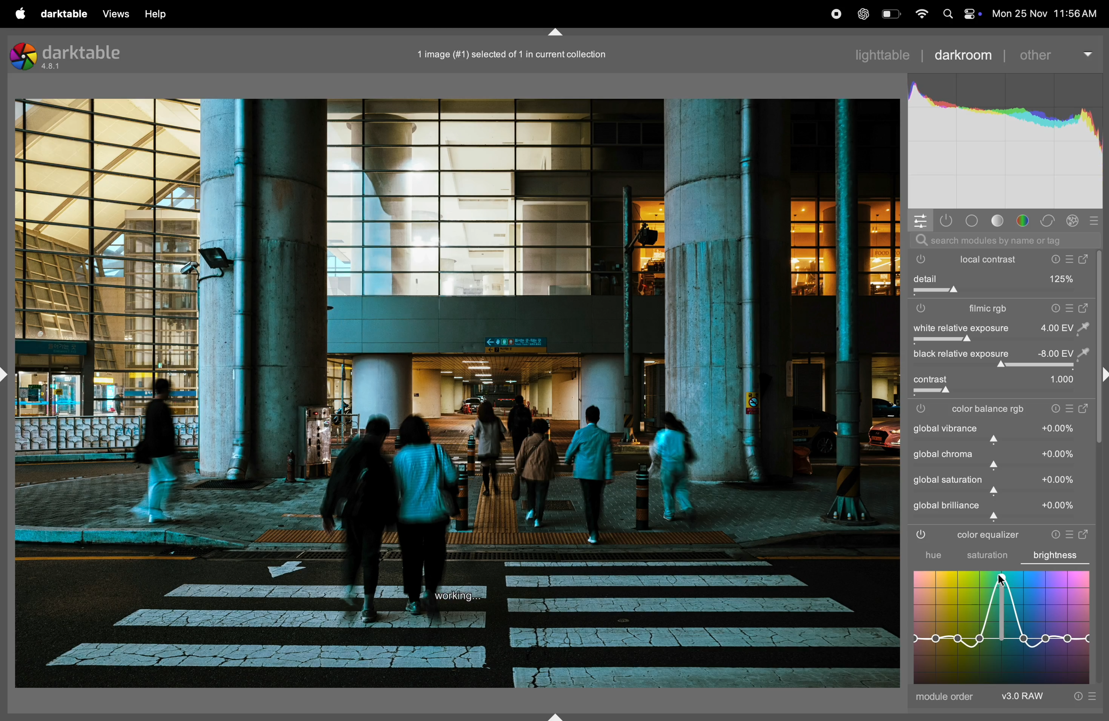  I want to click on color, so click(1025, 220).